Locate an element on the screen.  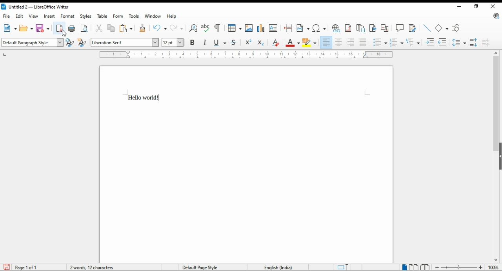
align right is located at coordinates (351, 43).